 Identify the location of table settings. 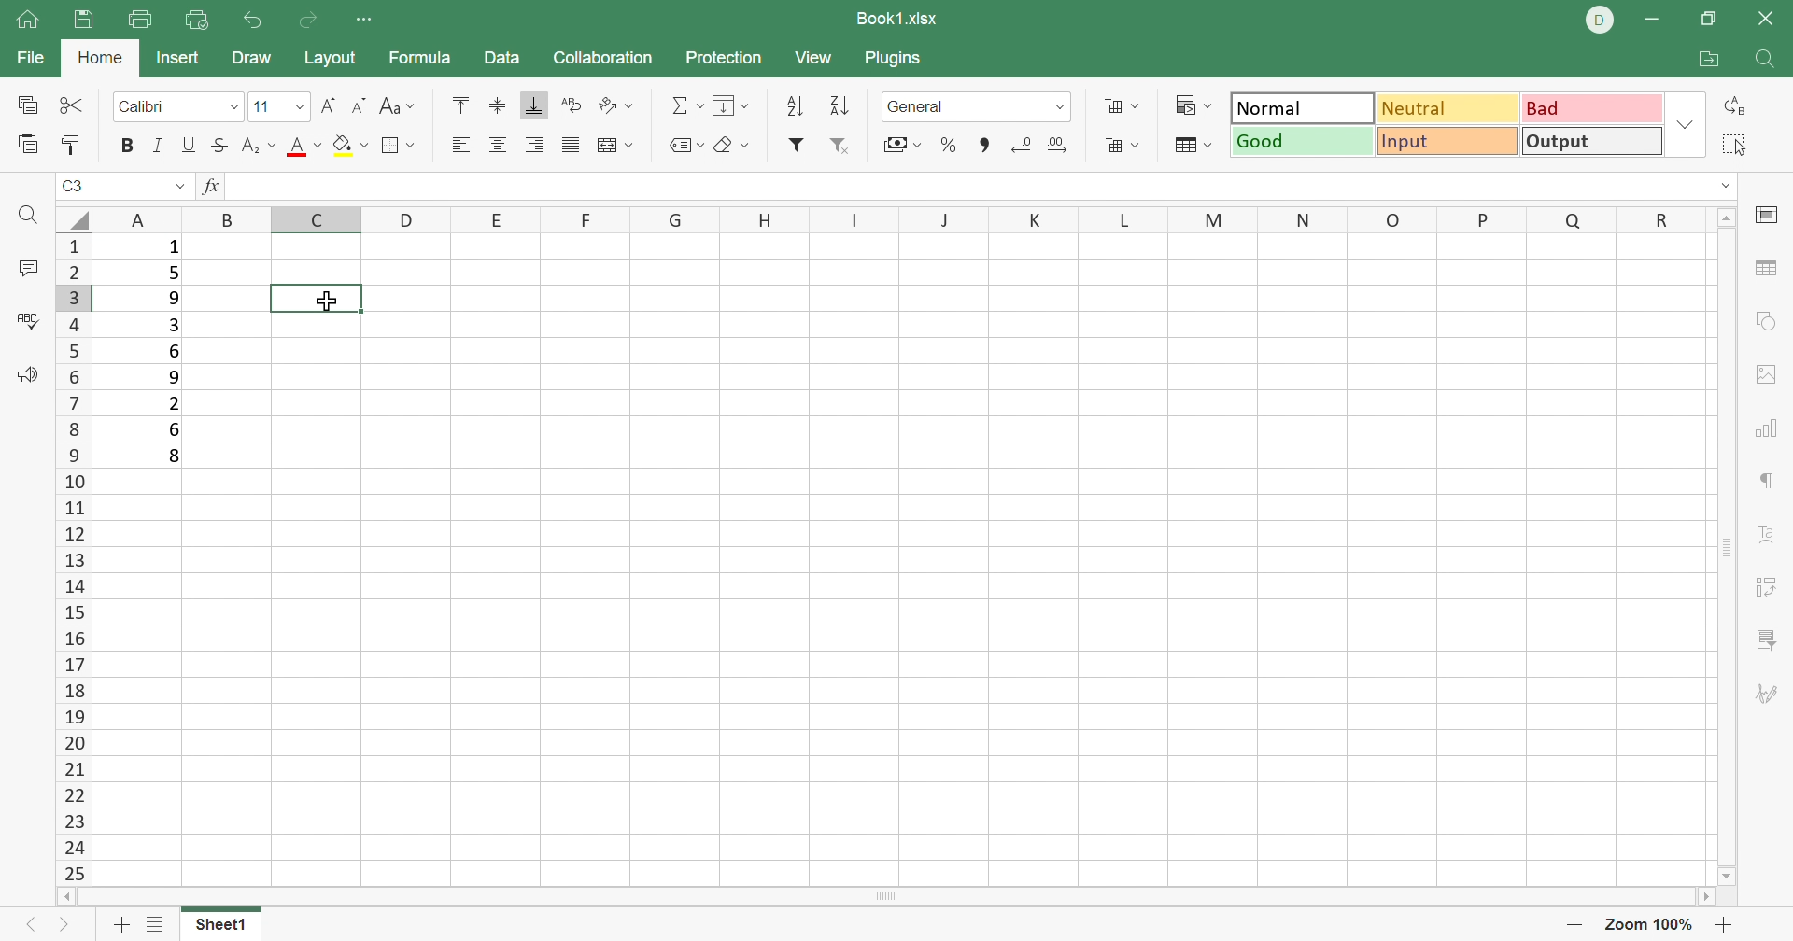
(1769, 267).